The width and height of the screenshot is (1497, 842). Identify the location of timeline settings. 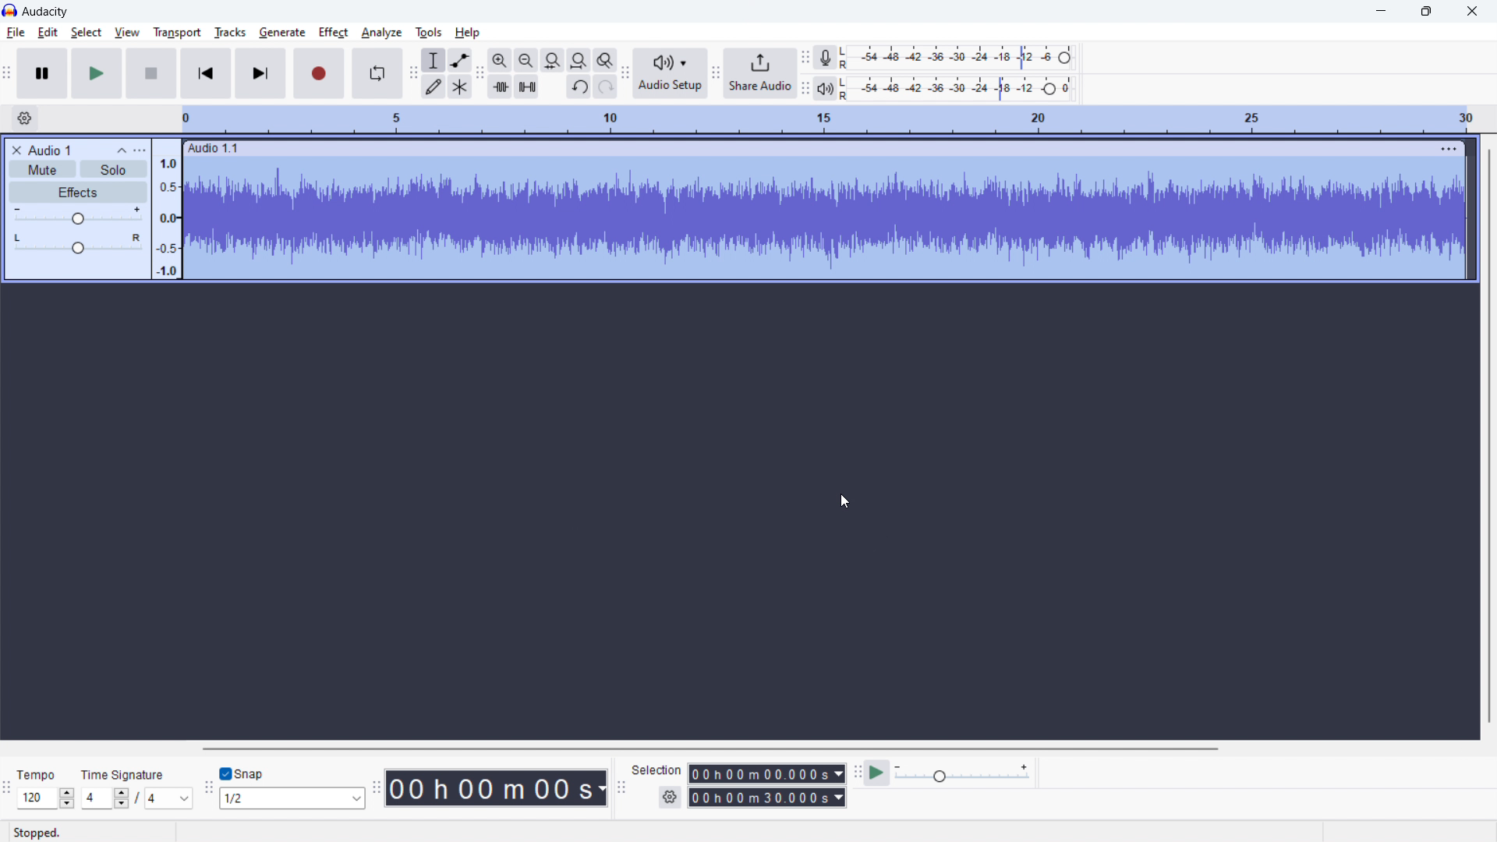
(23, 119).